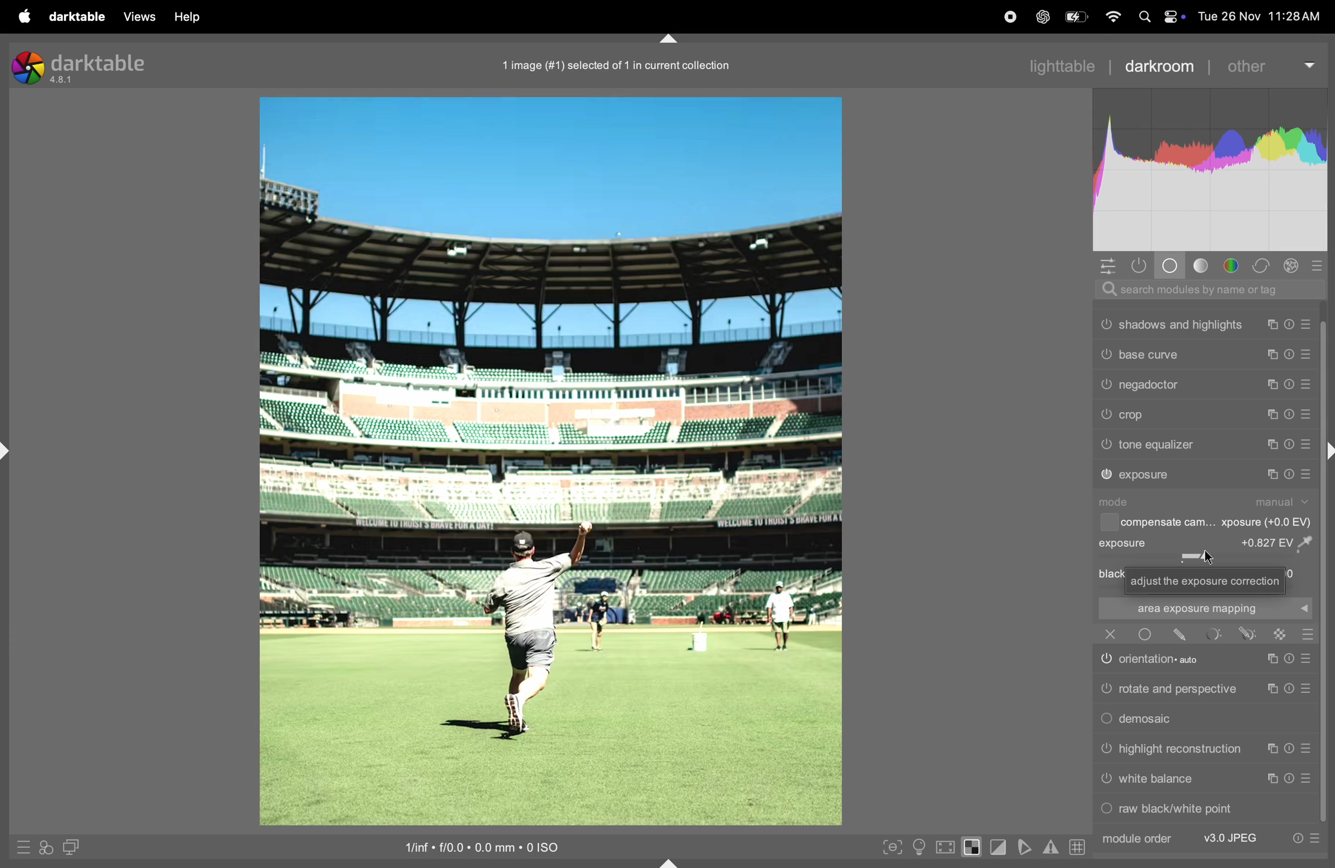 The width and height of the screenshot is (1335, 868). I want to click on apple menu, so click(22, 16).